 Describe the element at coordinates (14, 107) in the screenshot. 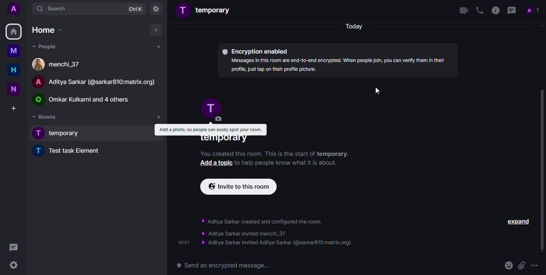

I see `create a space` at that location.